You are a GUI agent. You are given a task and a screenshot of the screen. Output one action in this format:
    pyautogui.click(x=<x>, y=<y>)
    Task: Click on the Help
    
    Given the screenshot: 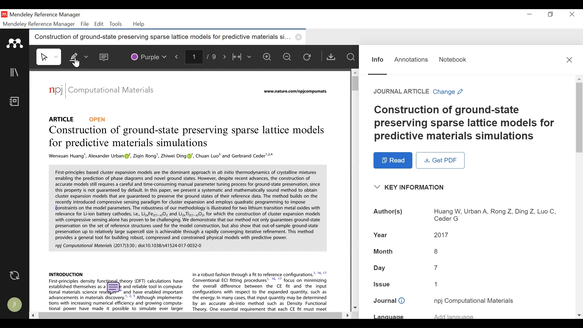 What is the action you would take?
    pyautogui.click(x=139, y=24)
    